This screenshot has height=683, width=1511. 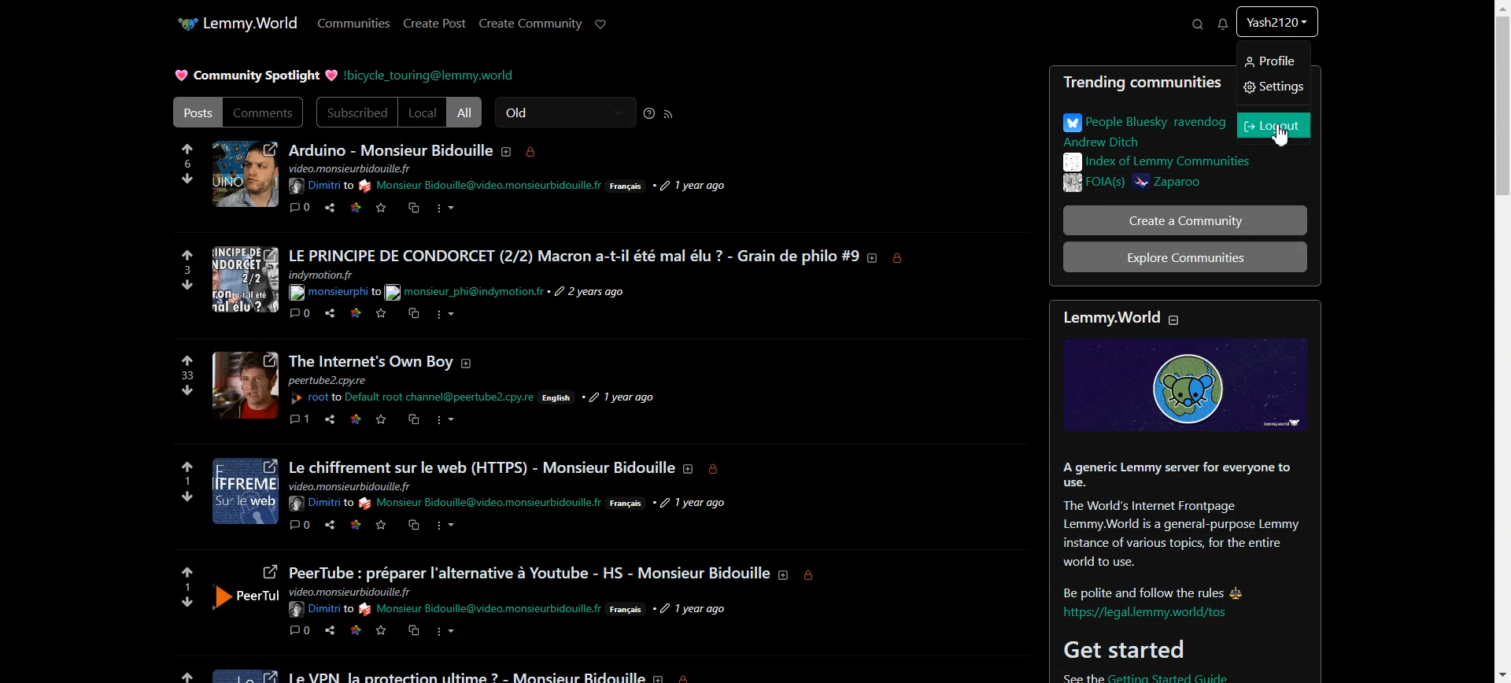 I want to click on , so click(x=319, y=503).